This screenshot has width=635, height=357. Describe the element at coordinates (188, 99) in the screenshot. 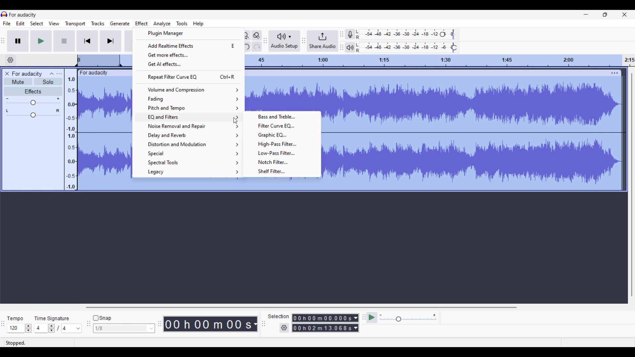

I see `Fading options` at that location.